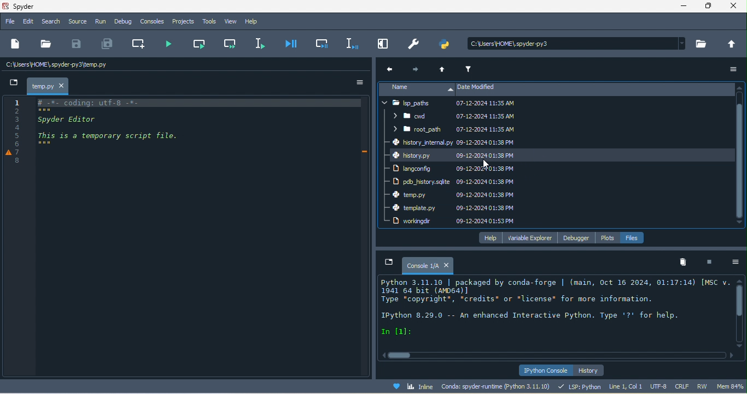  What do you see at coordinates (738, 153) in the screenshot?
I see `vertical scroll bar` at bounding box center [738, 153].